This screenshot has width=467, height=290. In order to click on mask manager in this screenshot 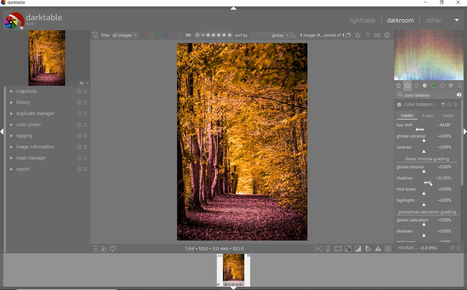, I will do `click(49, 158)`.